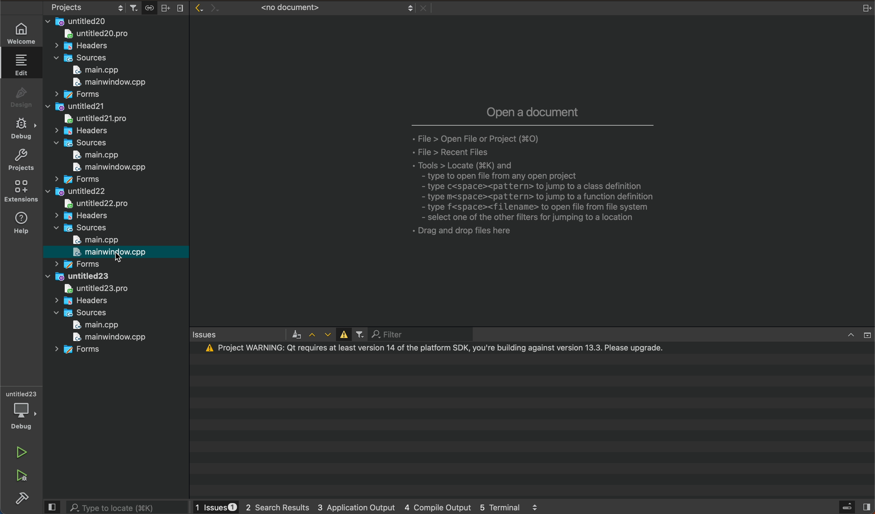 Image resolution: width=875 pixels, height=514 pixels. What do you see at coordinates (94, 325) in the screenshot?
I see `msin.cpp` at bounding box center [94, 325].